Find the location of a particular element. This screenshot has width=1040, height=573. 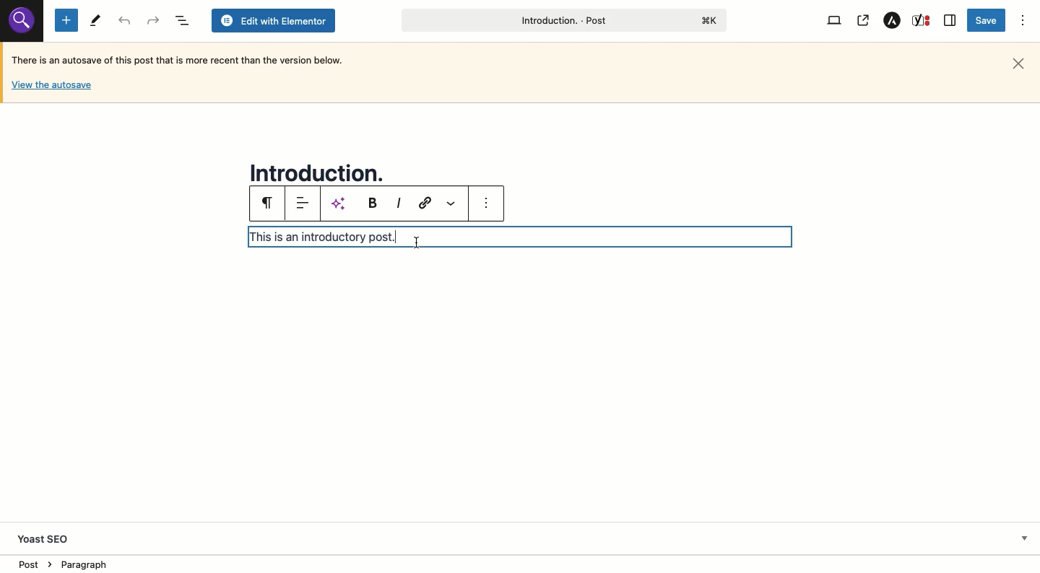

Title is located at coordinates (321, 172).